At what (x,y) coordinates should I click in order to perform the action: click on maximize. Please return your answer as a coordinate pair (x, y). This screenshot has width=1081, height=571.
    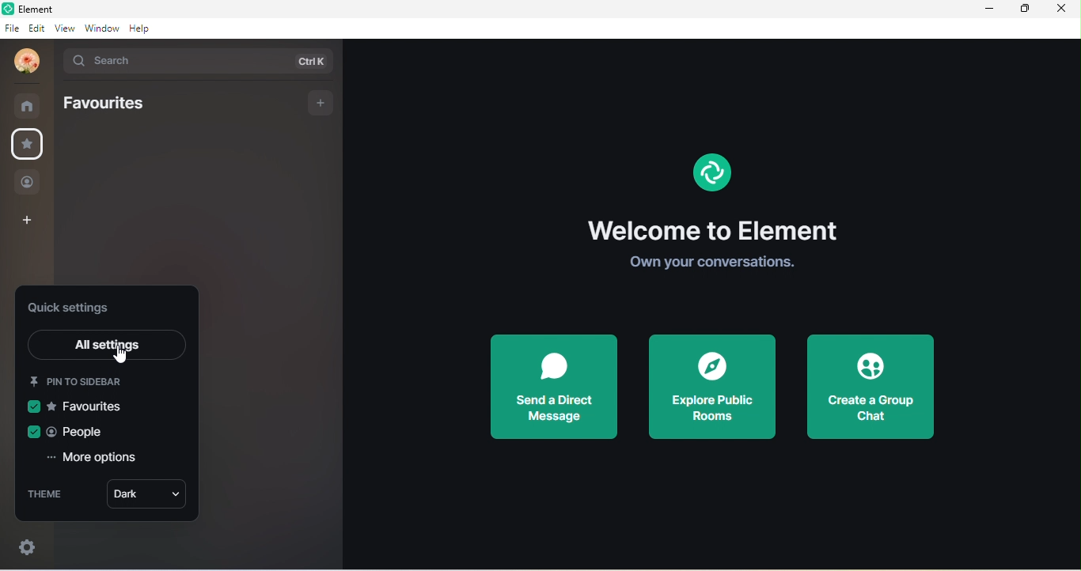
    Looking at the image, I should click on (1023, 10).